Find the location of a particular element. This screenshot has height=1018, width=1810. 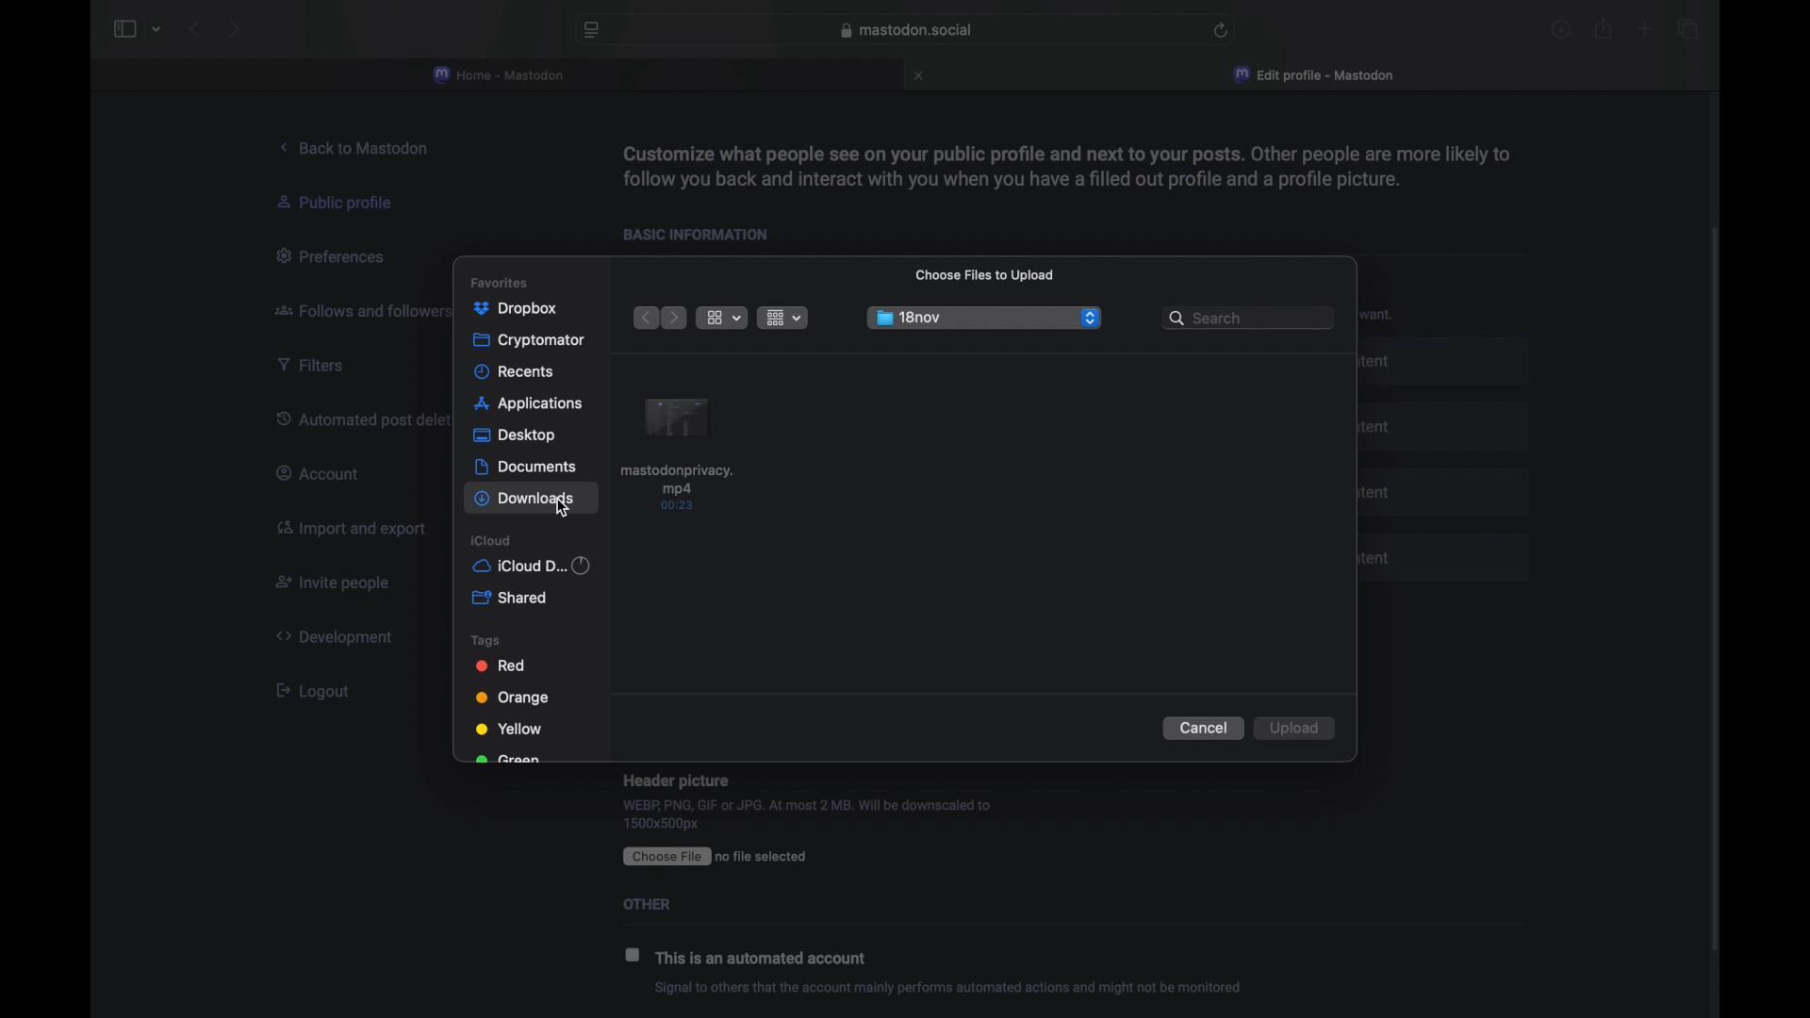

next is located at coordinates (234, 28).